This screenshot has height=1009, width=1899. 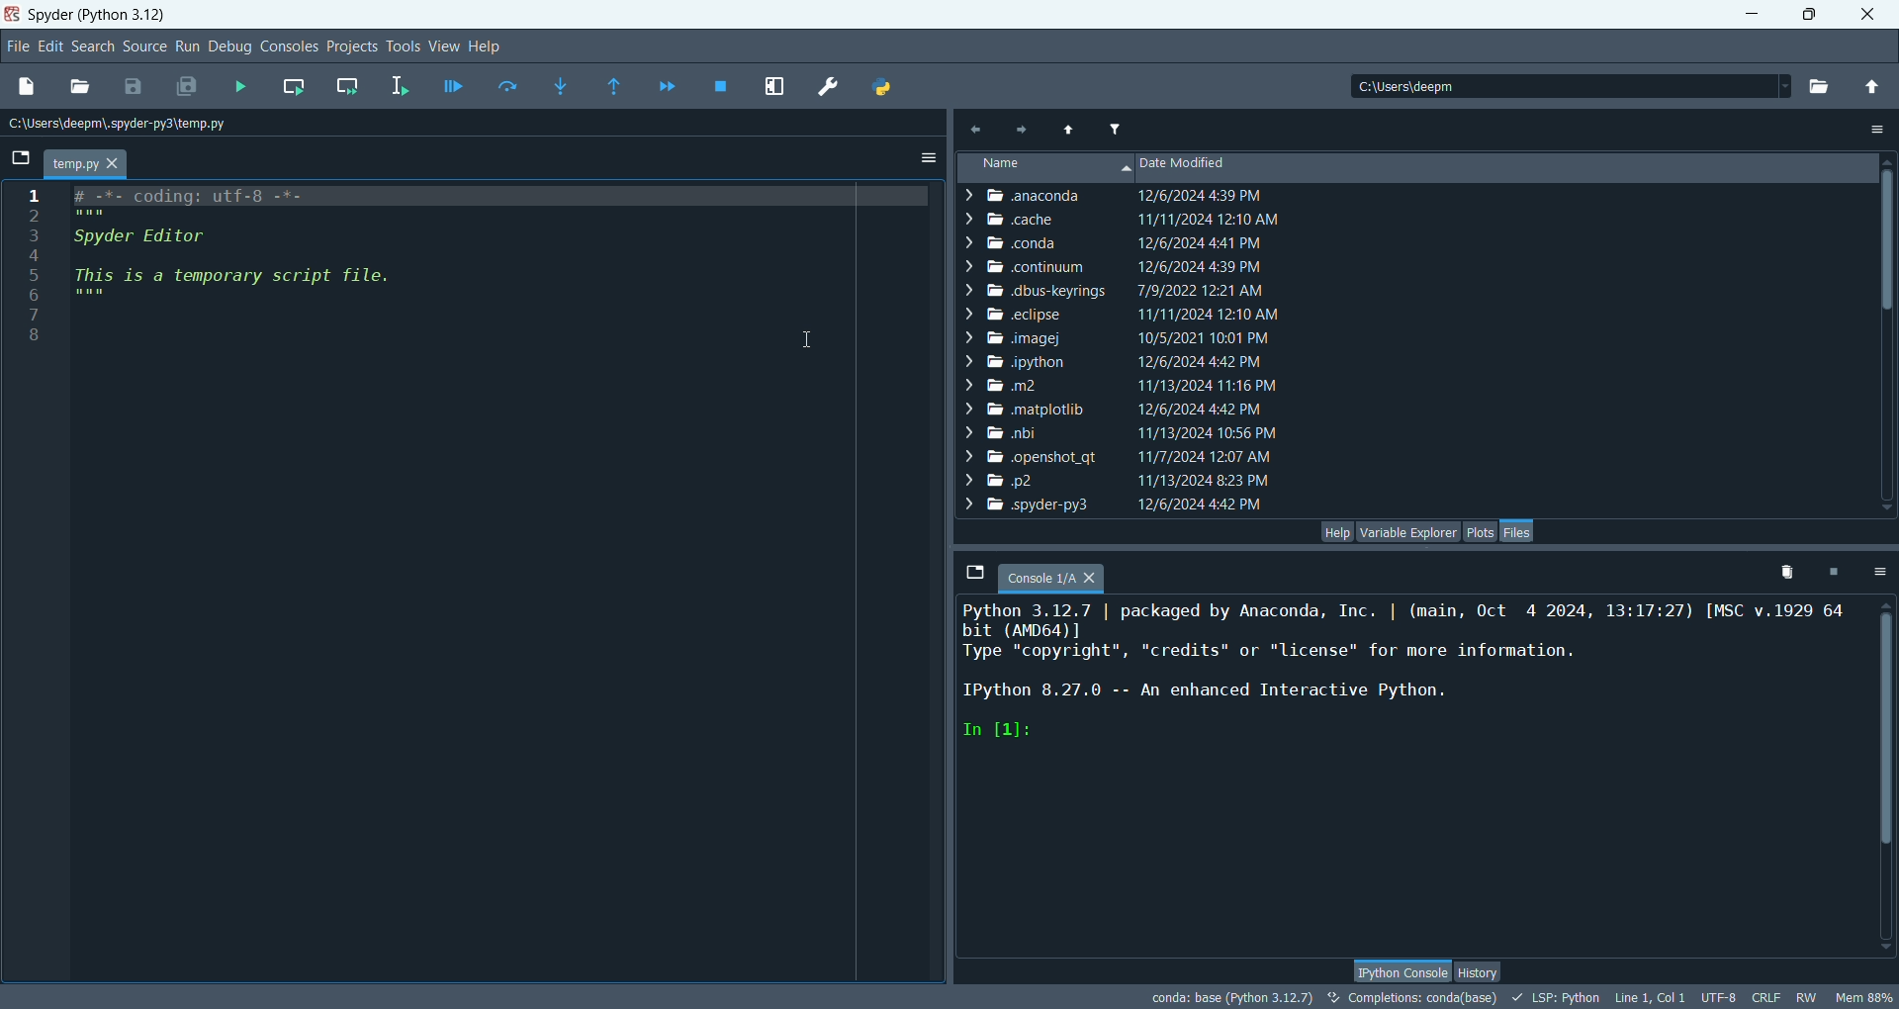 What do you see at coordinates (13, 15) in the screenshot?
I see `logo` at bounding box center [13, 15].